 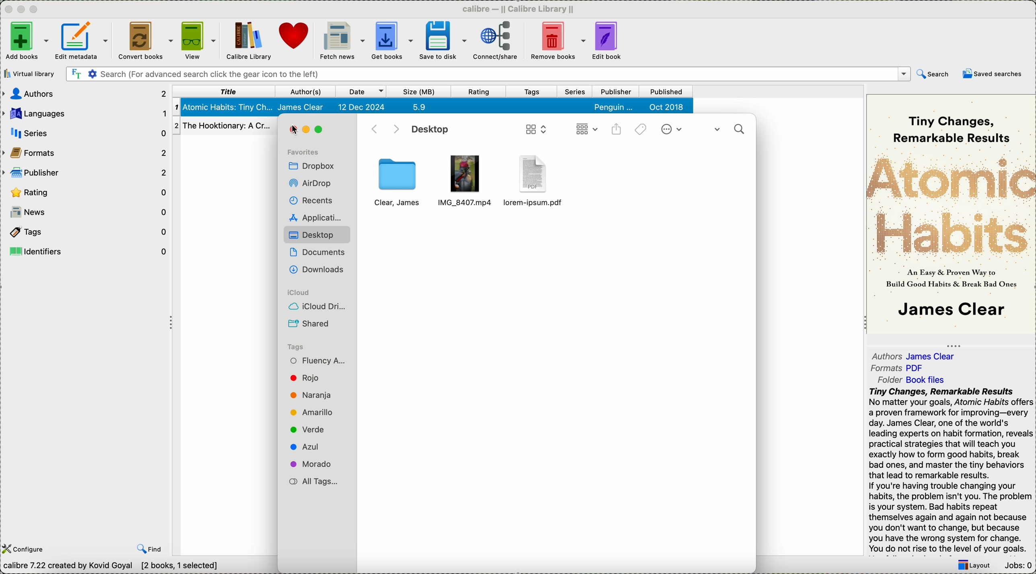 I want to click on date, so click(x=361, y=92).